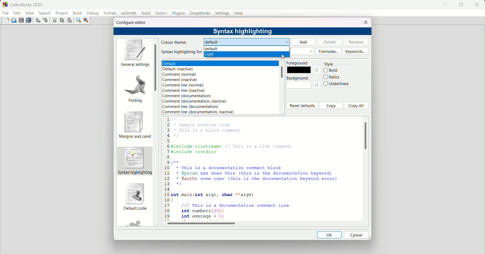  What do you see at coordinates (299, 85) in the screenshot?
I see `color` at bounding box center [299, 85].